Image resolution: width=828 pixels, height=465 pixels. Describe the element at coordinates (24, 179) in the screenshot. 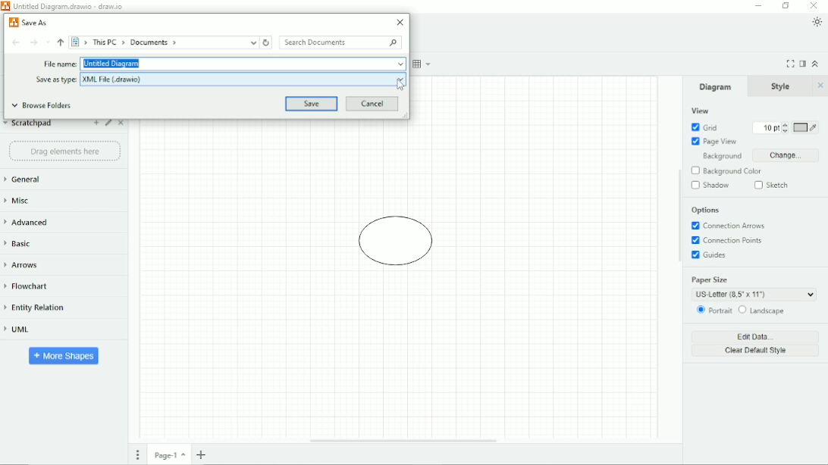

I see `General` at that location.